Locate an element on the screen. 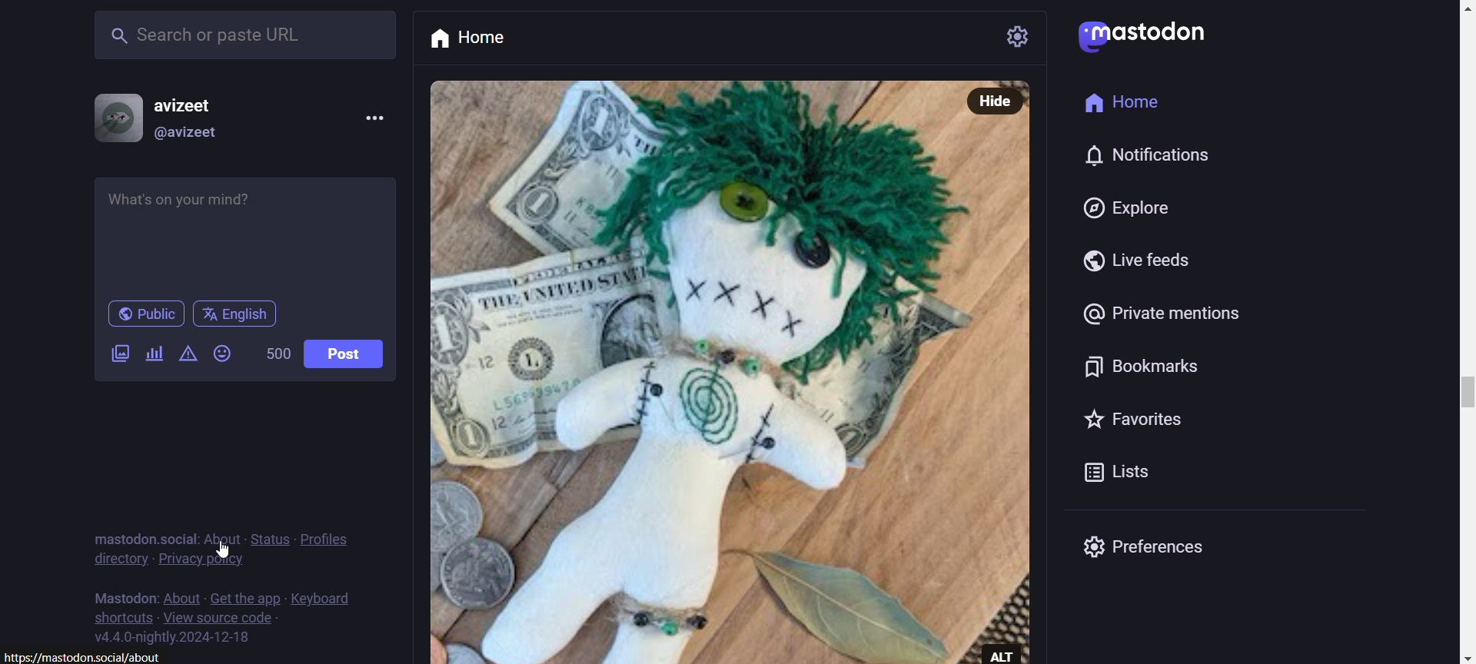 This screenshot has width=1476, height=664. notifications is located at coordinates (1153, 155).